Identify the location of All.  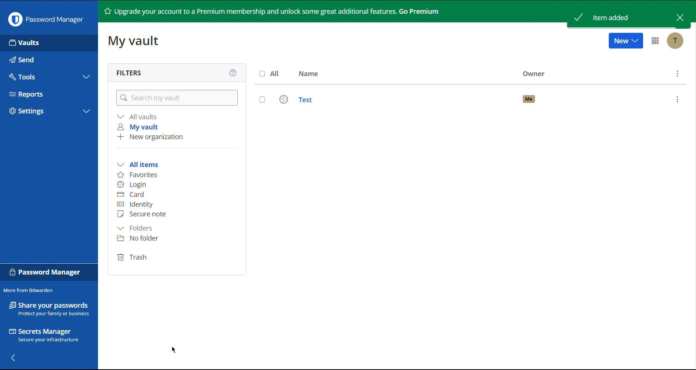
(270, 74).